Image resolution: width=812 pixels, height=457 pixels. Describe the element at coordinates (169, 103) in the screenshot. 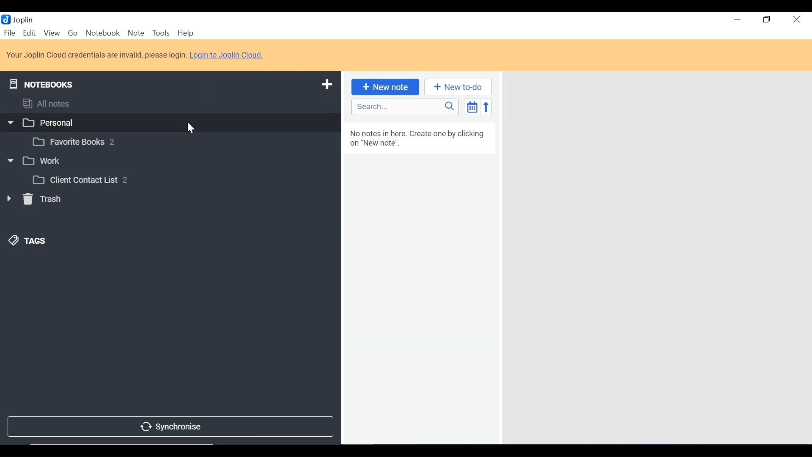

I see `Notebooks and Tags Display` at that location.